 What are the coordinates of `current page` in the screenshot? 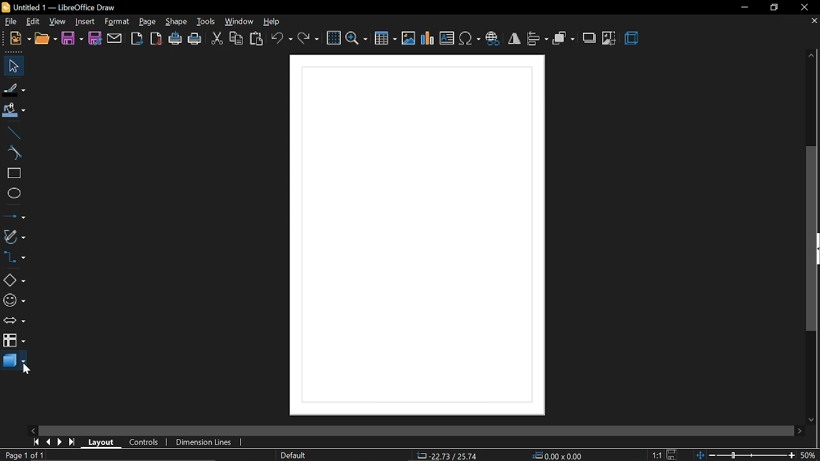 It's located at (25, 456).